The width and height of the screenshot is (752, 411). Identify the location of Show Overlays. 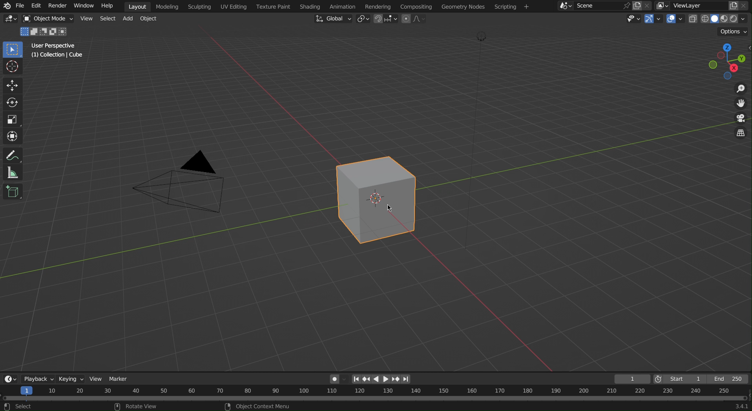
(674, 20).